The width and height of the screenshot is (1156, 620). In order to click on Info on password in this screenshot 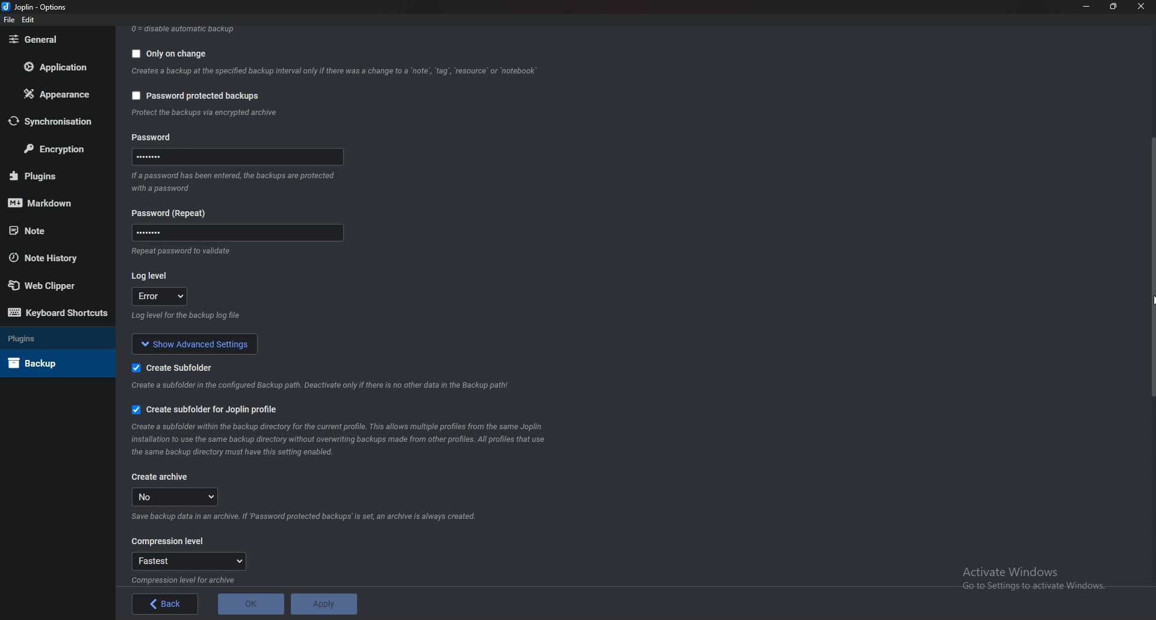, I will do `click(234, 182)`.